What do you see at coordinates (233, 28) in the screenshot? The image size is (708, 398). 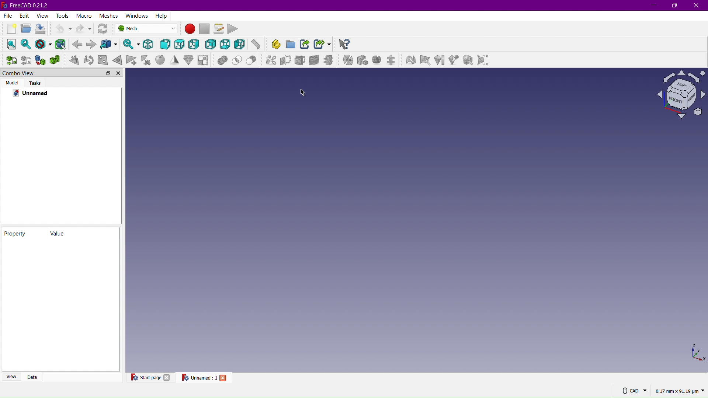 I see `Execute Macro` at bounding box center [233, 28].